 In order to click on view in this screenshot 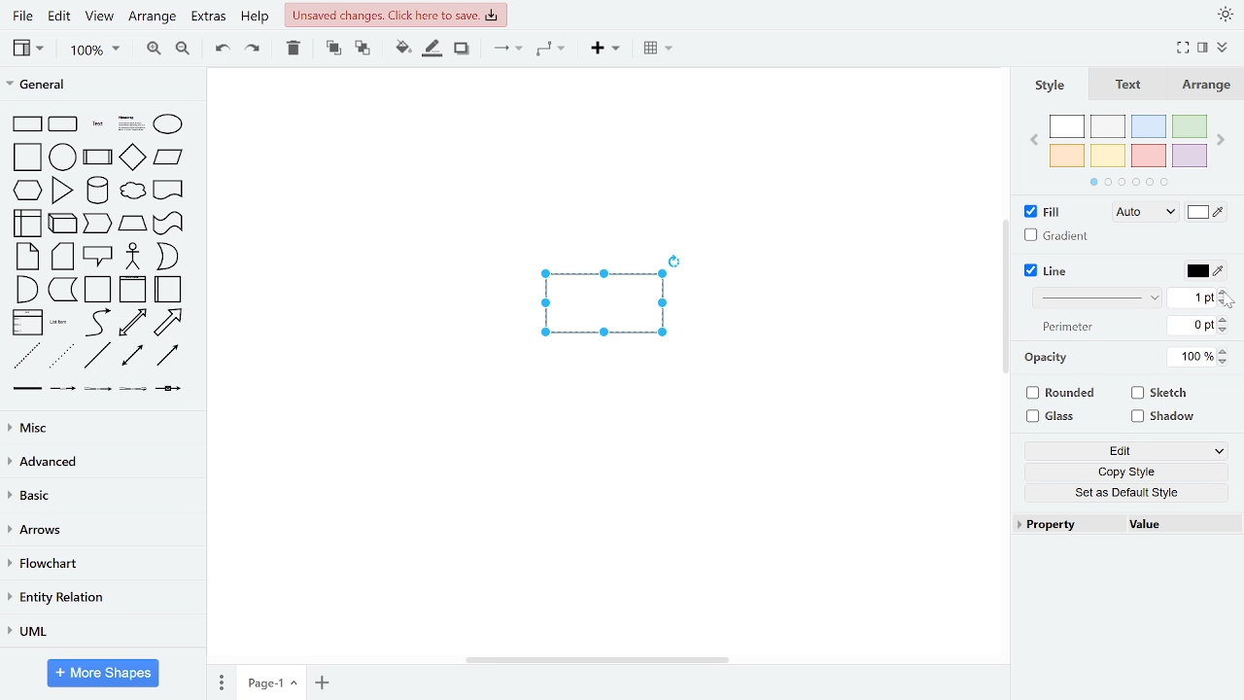, I will do `click(102, 15)`.